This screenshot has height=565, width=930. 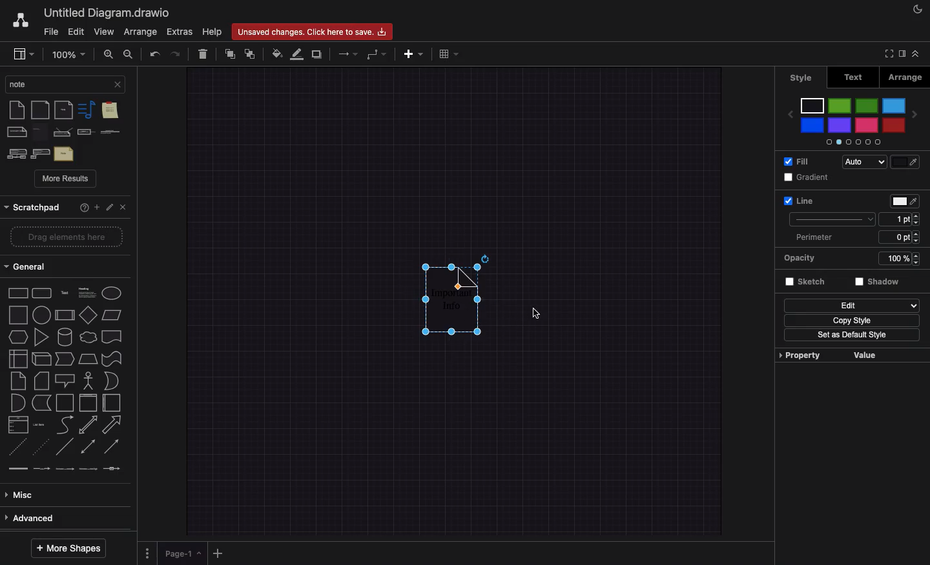 What do you see at coordinates (43, 338) in the screenshot?
I see `triangle` at bounding box center [43, 338].